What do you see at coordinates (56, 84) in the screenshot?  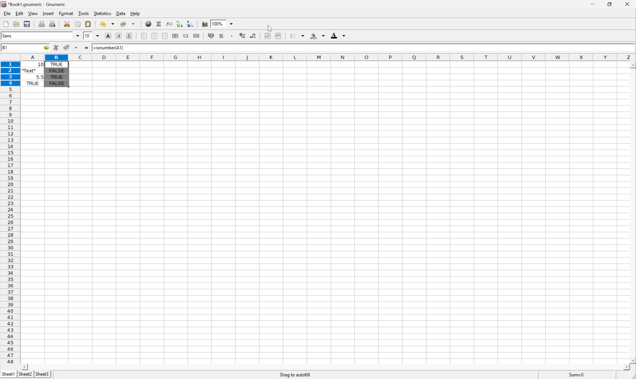 I see `FALSE` at bounding box center [56, 84].